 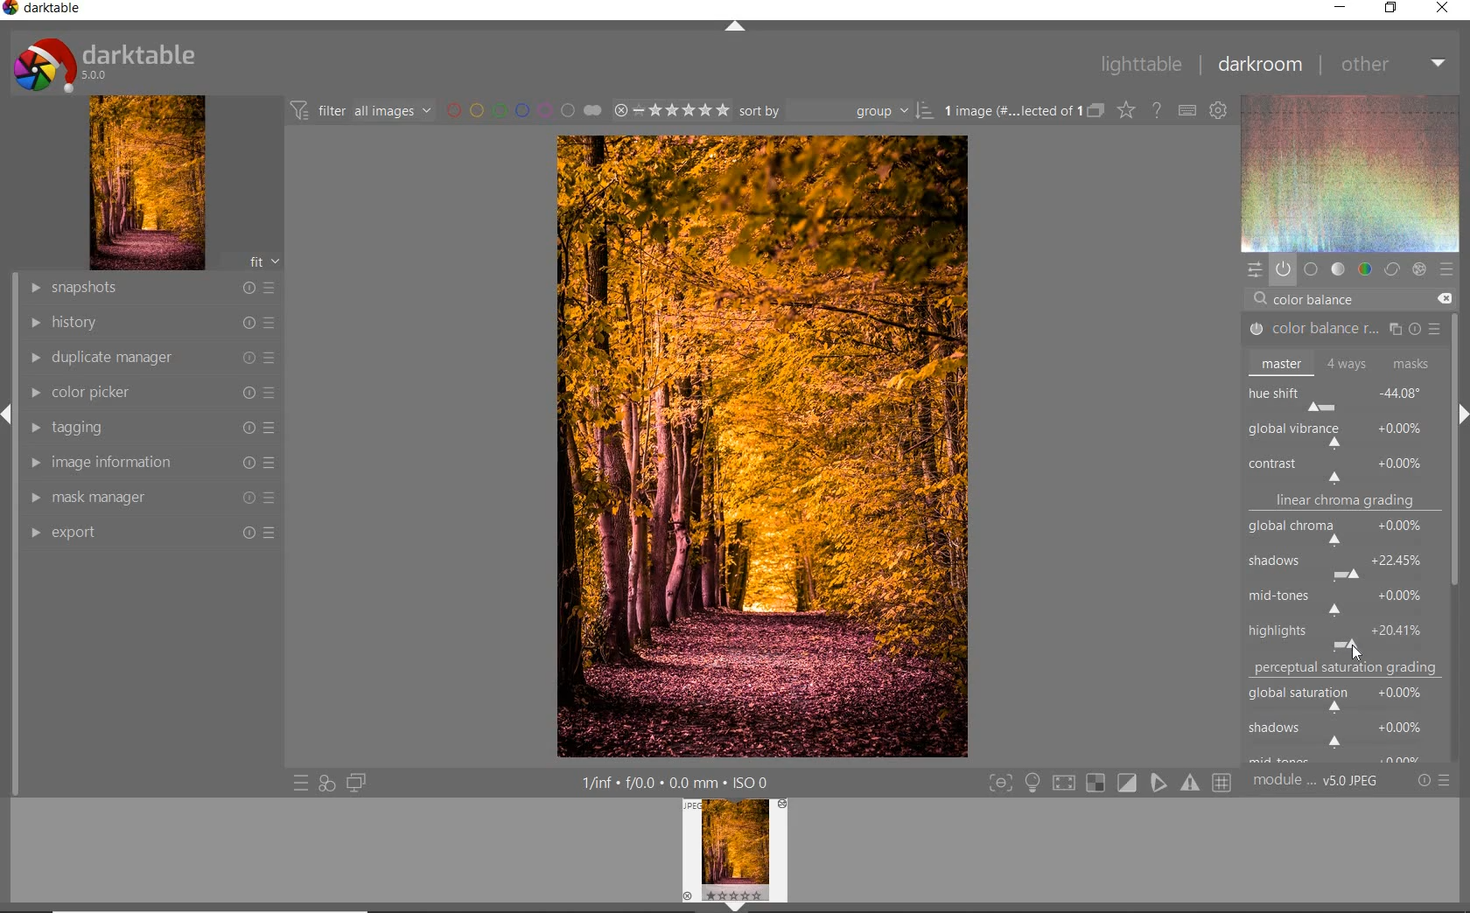 What do you see at coordinates (155, 289) in the screenshot?
I see `snapshots` at bounding box center [155, 289].